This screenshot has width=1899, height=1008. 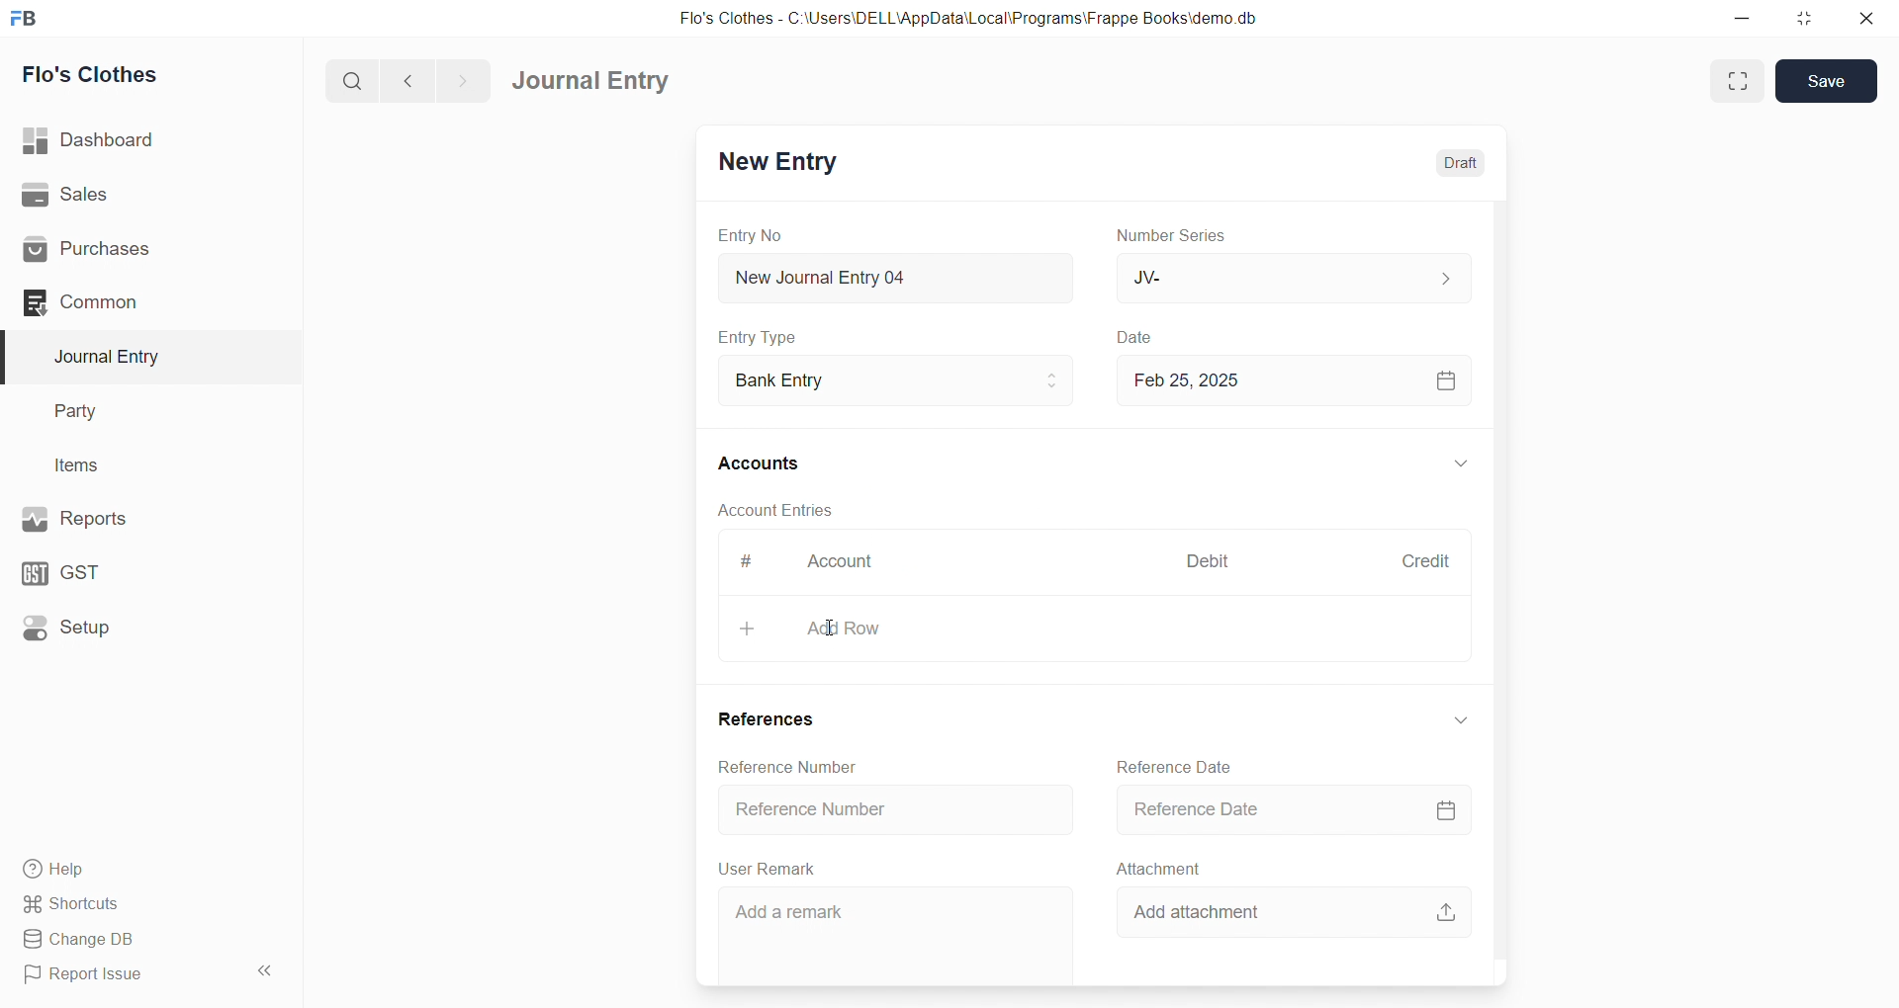 What do you see at coordinates (138, 412) in the screenshot?
I see `Party` at bounding box center [138, 412].